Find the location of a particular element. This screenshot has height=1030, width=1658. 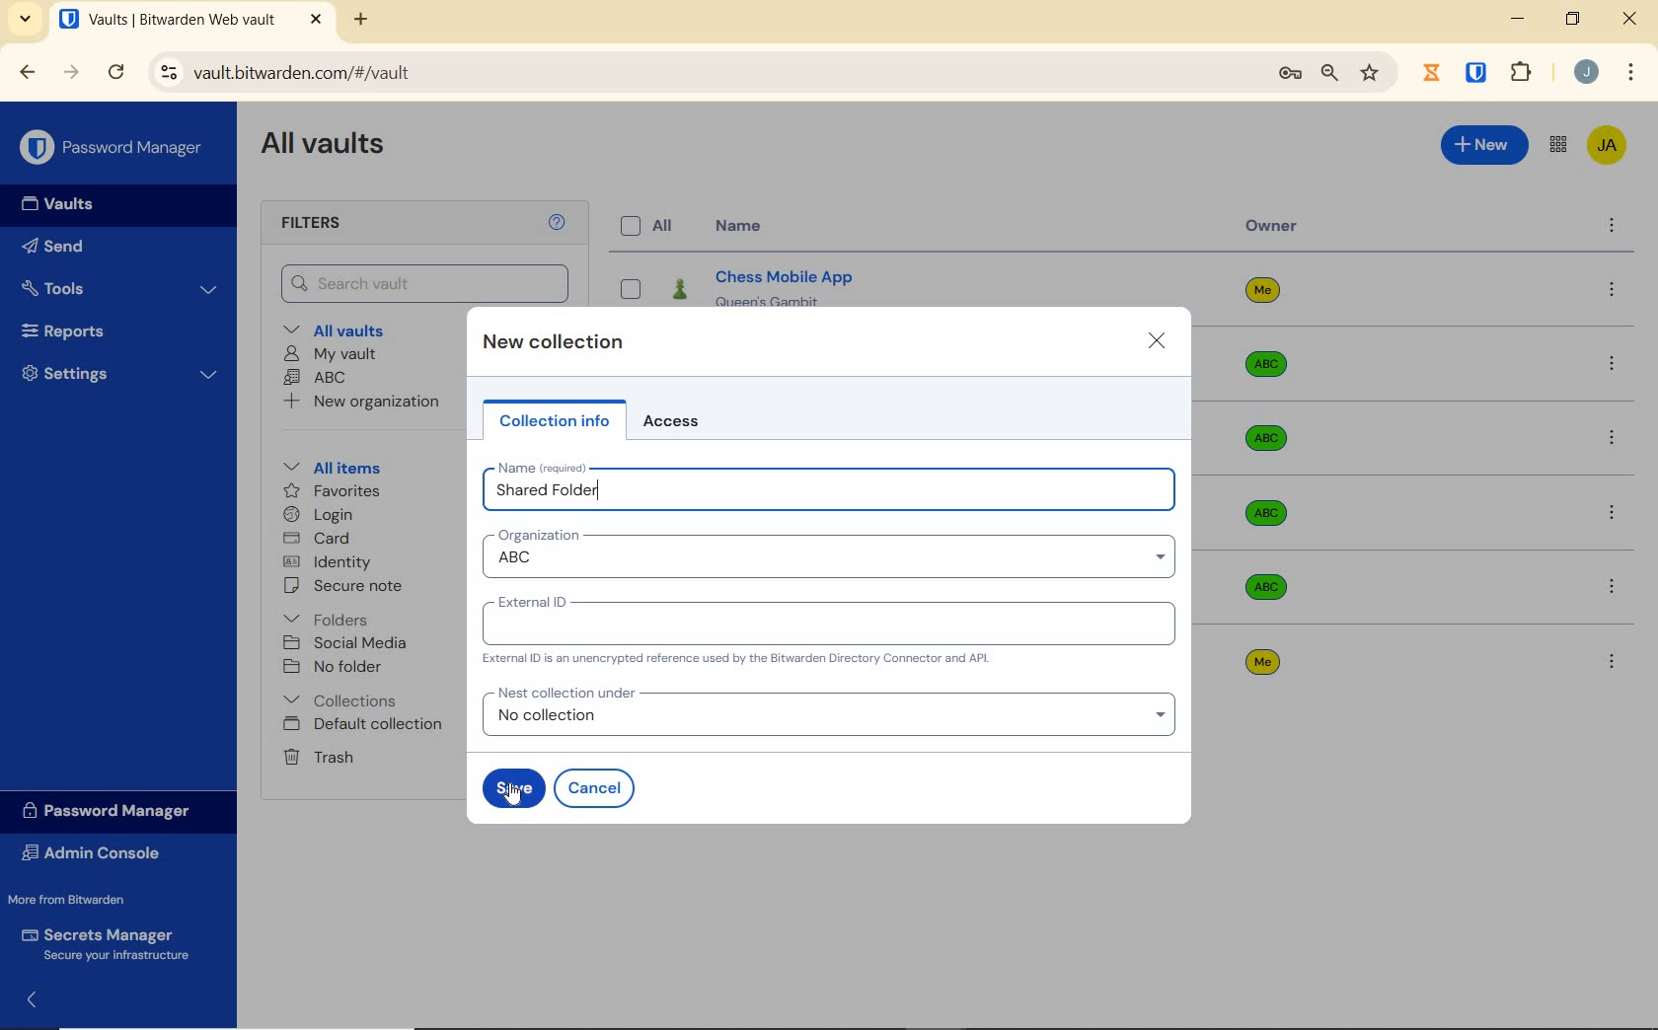

External ID is located at coordinates (533, 601).